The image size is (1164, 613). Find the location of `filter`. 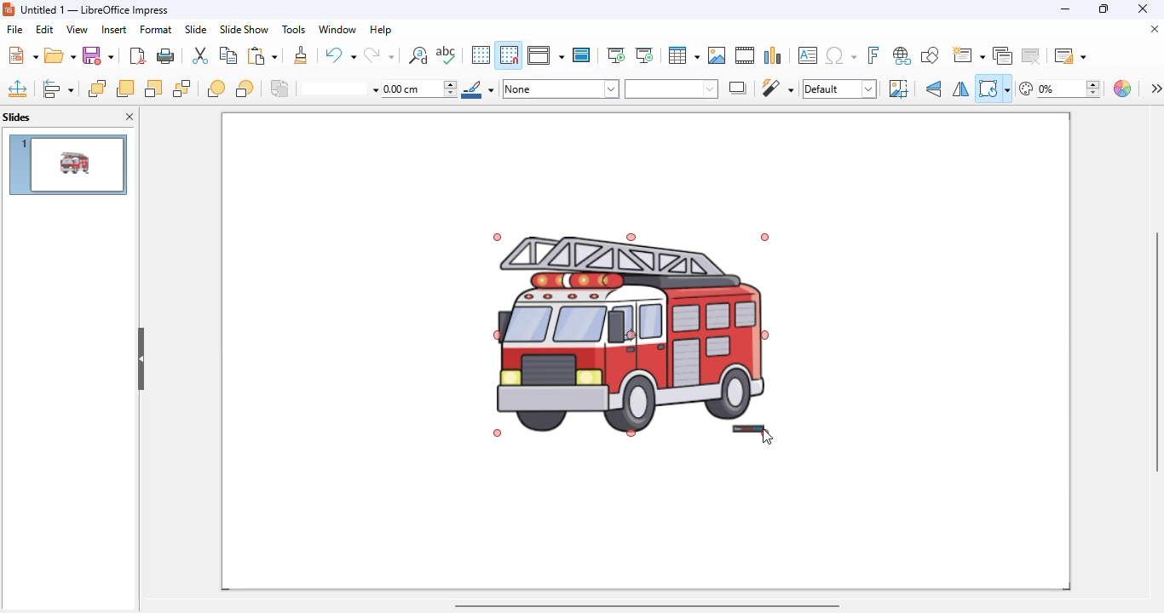

filter is located at coordinates (777, 88).